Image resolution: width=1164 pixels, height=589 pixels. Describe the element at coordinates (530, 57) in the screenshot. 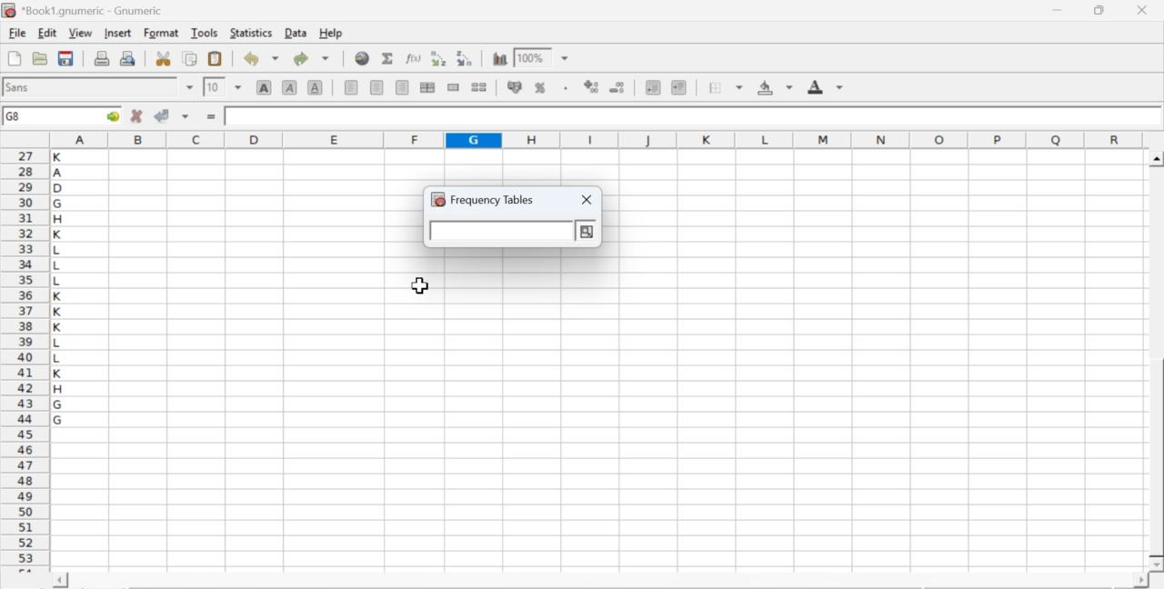

I see `100%` at that location.